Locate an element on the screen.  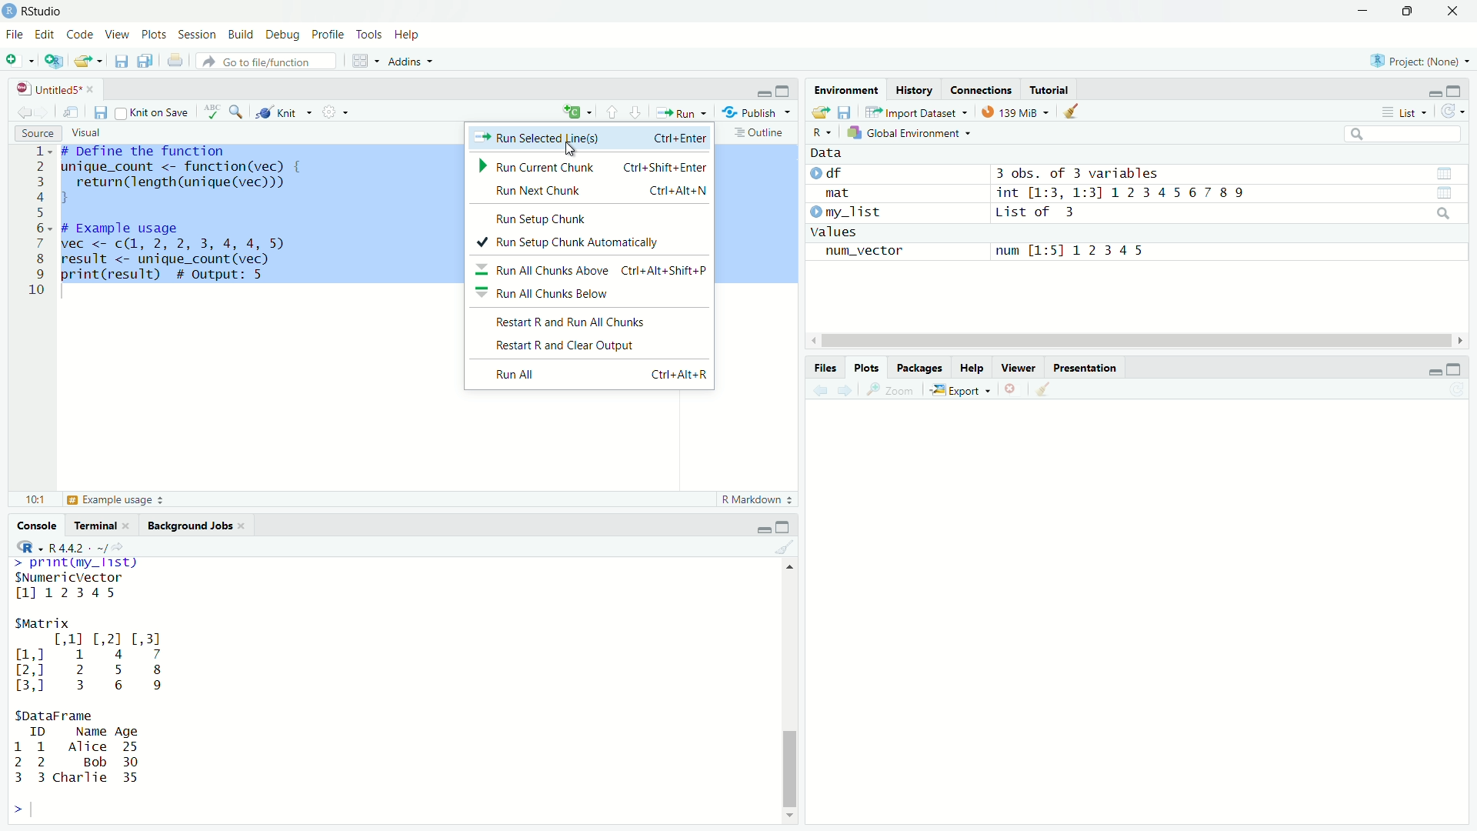
R dropdown is located at coordinates (825, 129).